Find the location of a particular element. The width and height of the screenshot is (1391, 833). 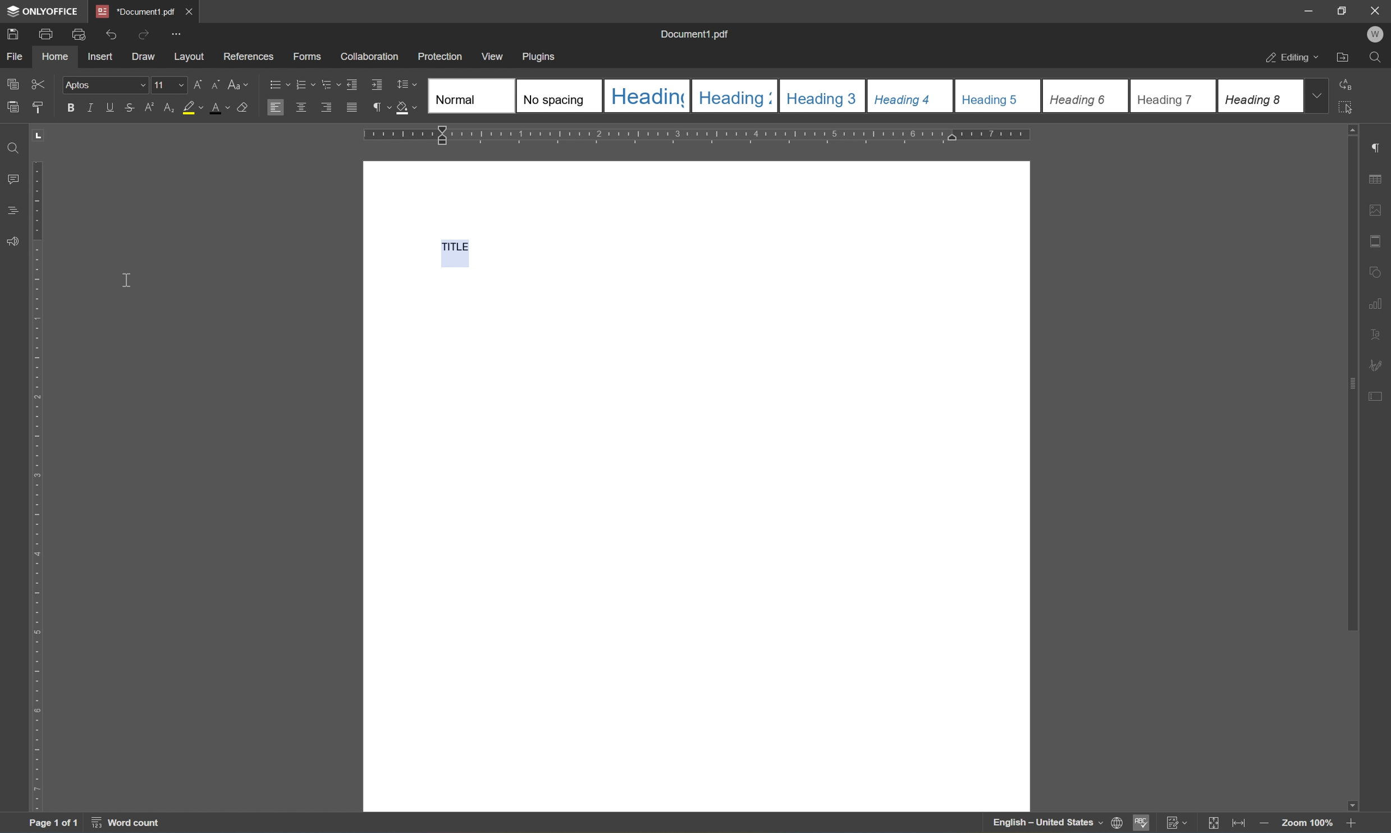

paragraph settings is located at coordinates (1380, 147).